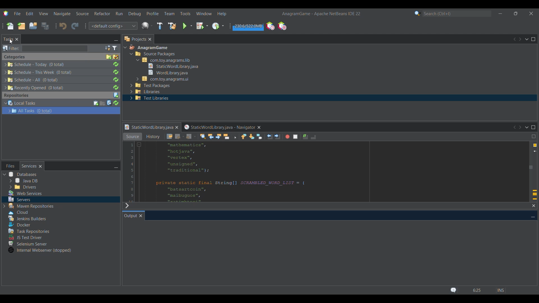 The height and width of the screenshot is (303, 539). I want to click on Search category selection, so click(418, 13).